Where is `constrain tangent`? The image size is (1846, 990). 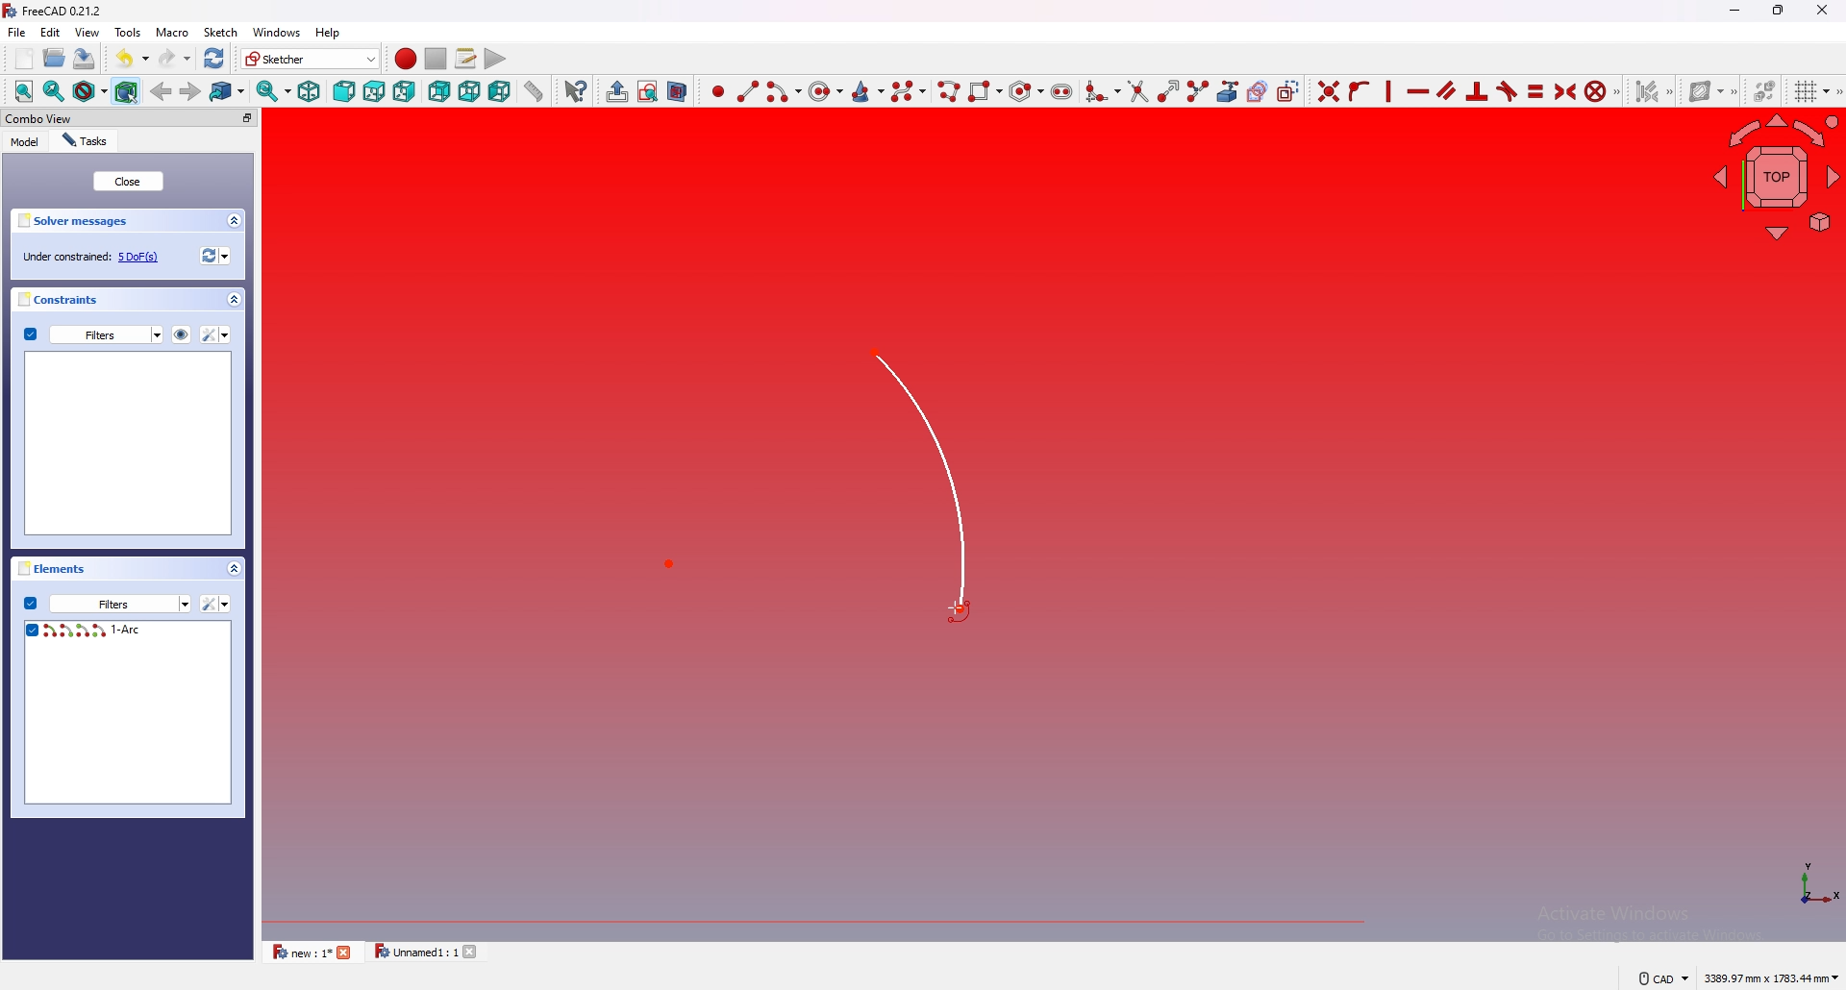
constrain tangent is located at coordinates (1508, 90).